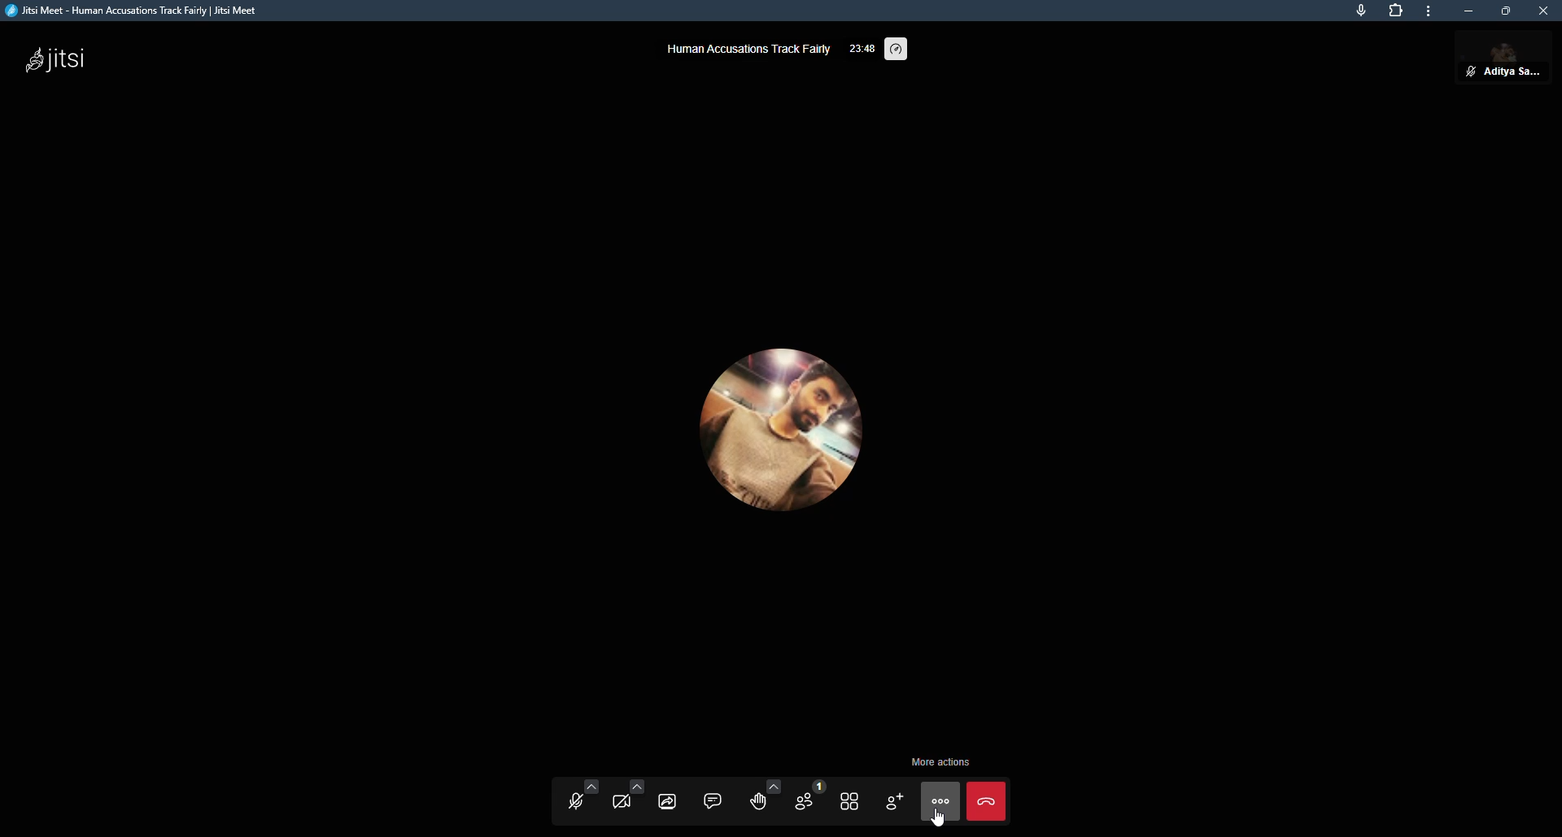 This screenshot has height=837, width=1562. What do you see at coordinates (1469, 72) in the screenshot?
I see `unmute` at bounding box center [1469, 72].